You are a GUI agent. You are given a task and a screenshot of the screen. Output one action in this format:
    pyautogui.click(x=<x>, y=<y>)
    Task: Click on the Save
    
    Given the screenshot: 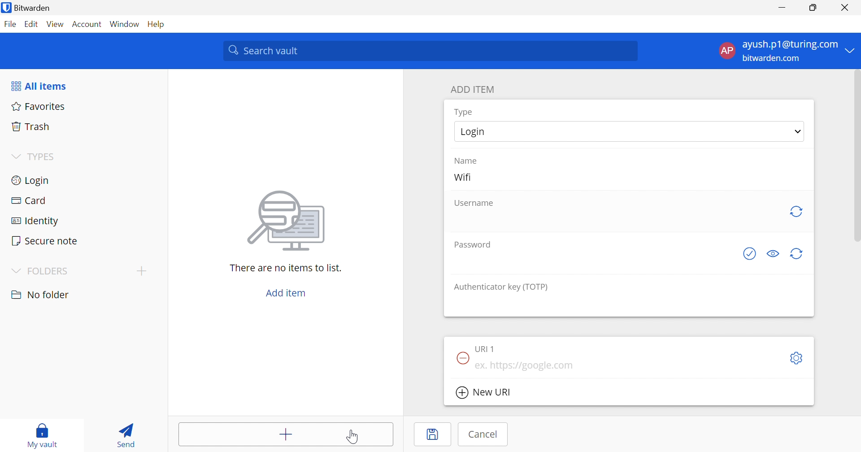 What is the action you would take?
    pyautogui.click(x=434, y=435)
    